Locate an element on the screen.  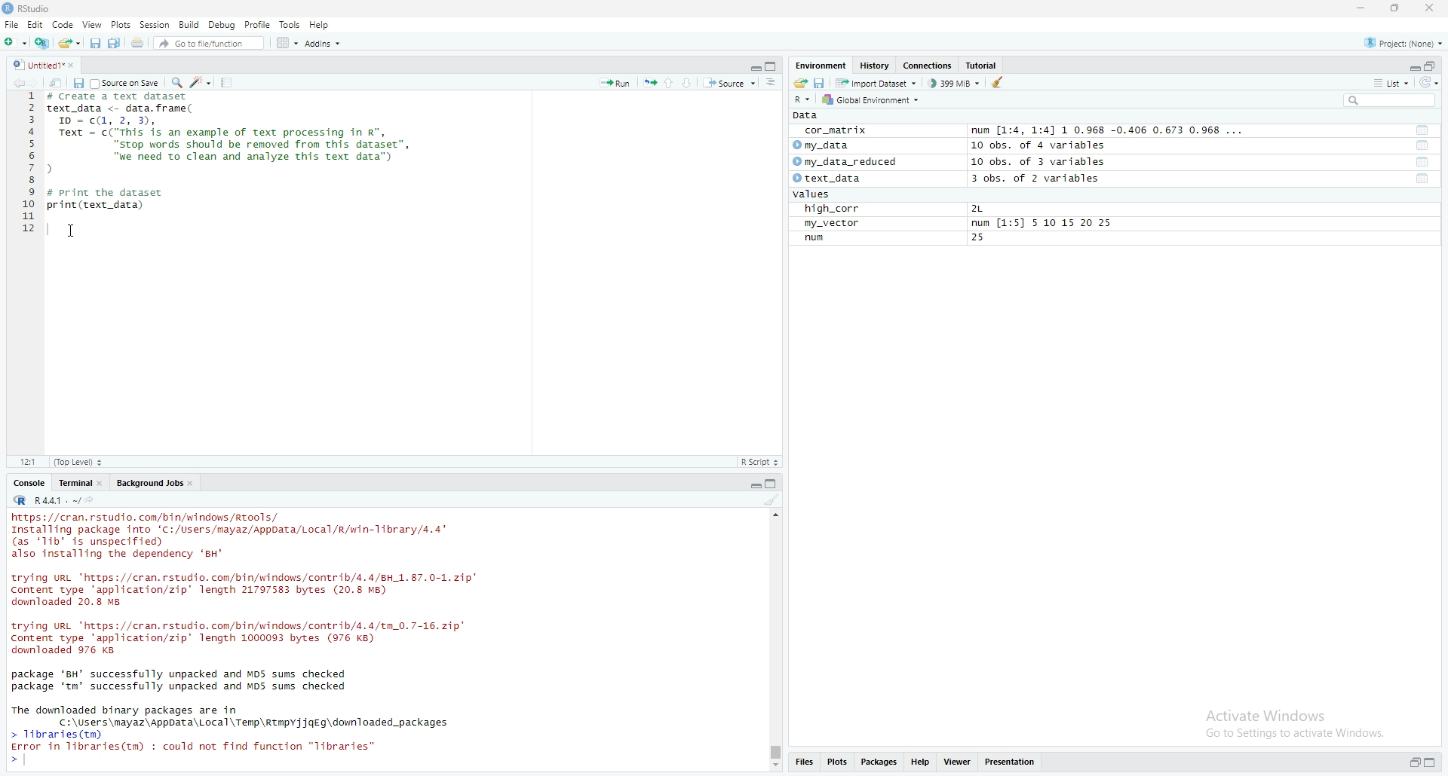
addins is located at coordinates (325, 44).